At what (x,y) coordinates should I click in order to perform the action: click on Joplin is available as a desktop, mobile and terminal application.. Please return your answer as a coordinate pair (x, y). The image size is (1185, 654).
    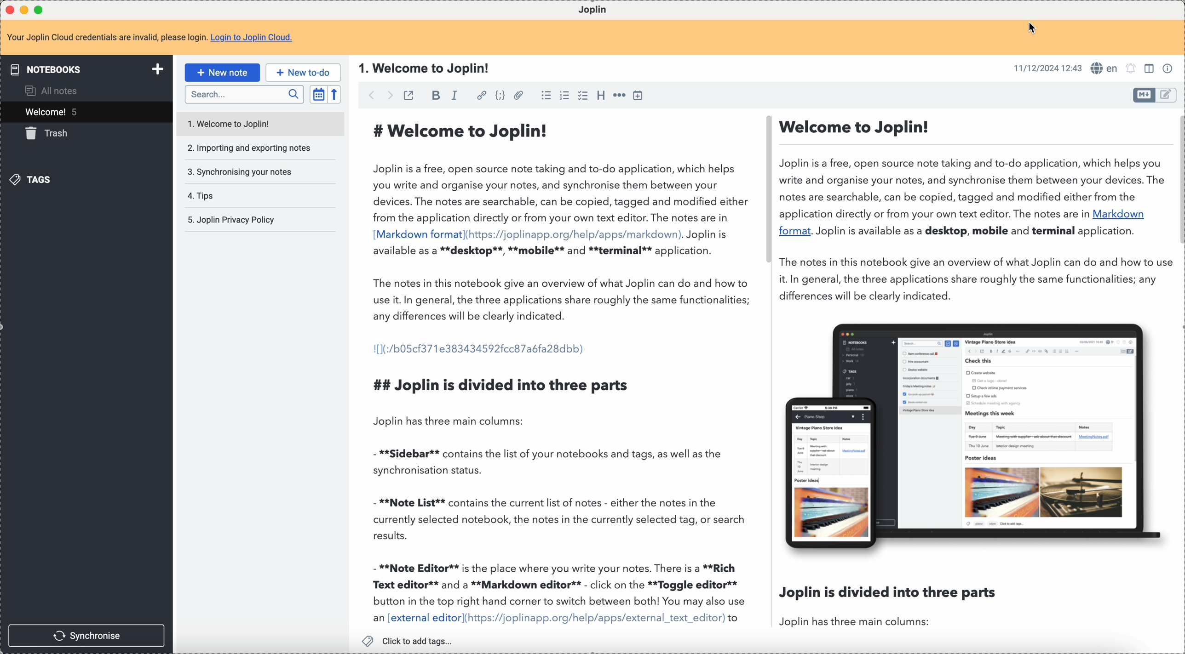
    Looking at the image, I should click on (976, 231).